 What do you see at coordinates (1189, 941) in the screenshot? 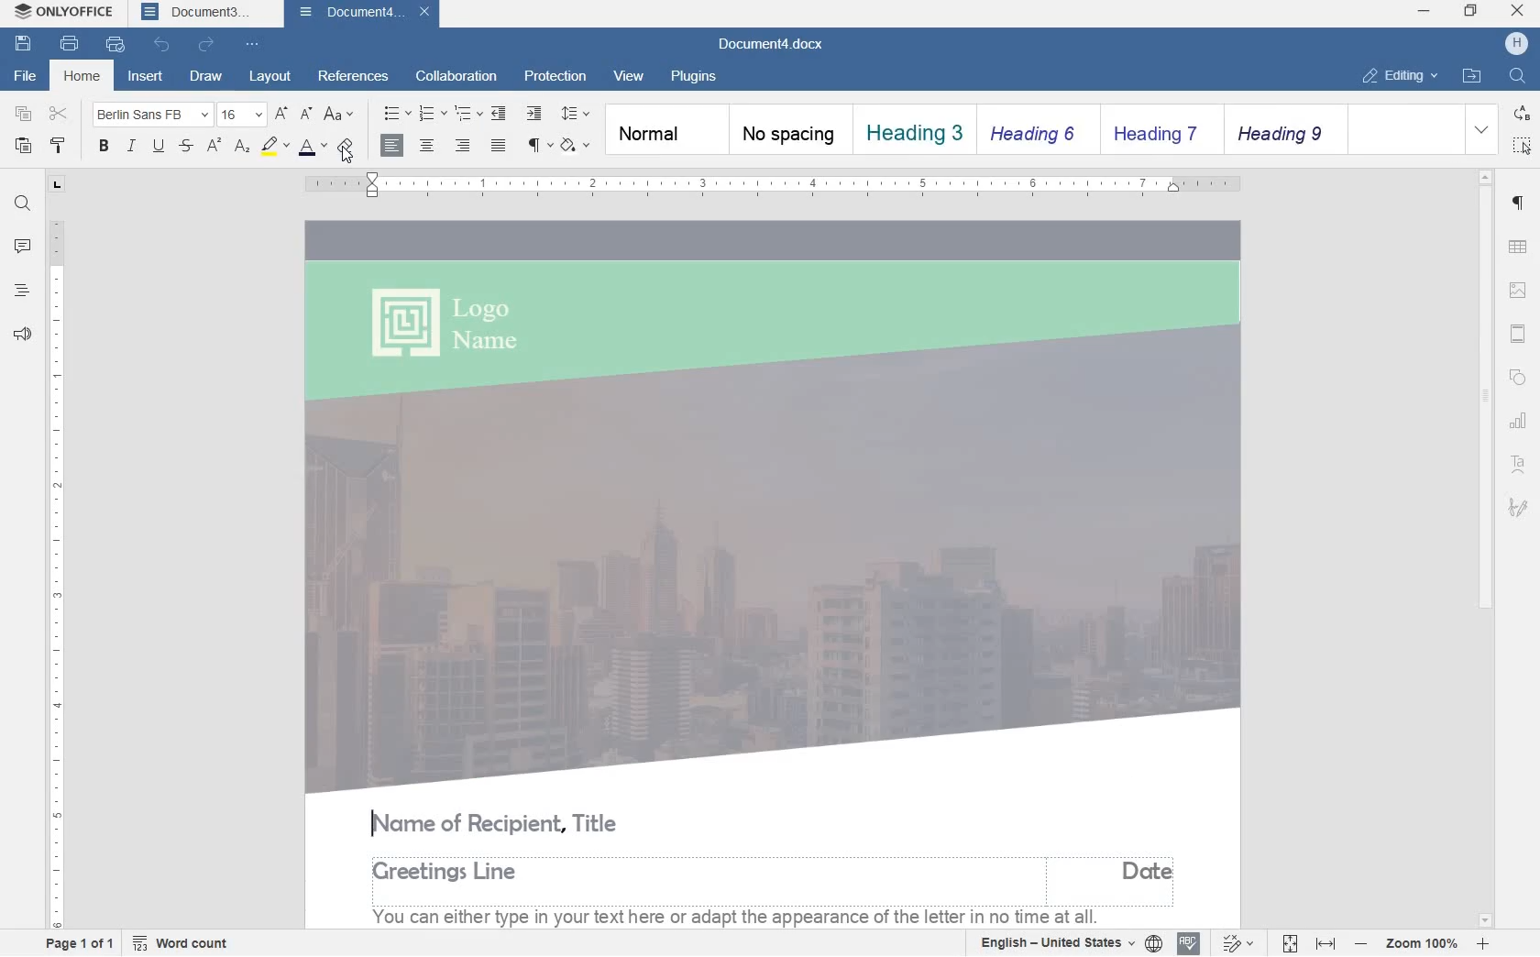
I see `spell check` at bounding box center [1189, 941].